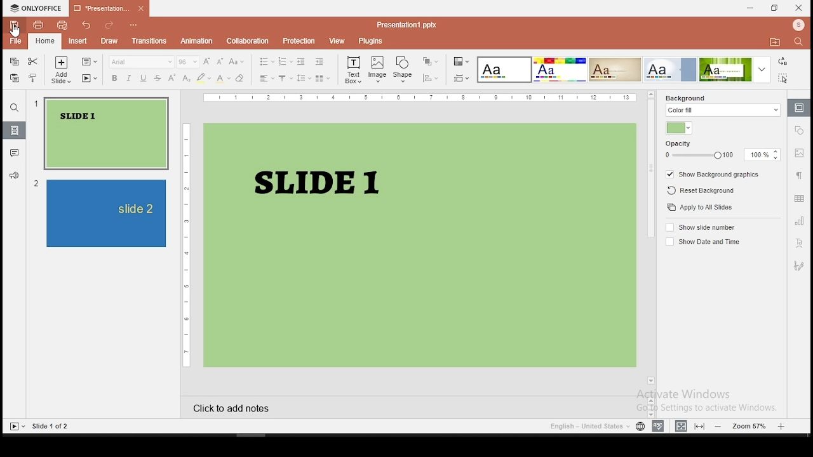  Describe the element at coordinates (559, 69) in the screenshot. I see `select color theme` at that location.